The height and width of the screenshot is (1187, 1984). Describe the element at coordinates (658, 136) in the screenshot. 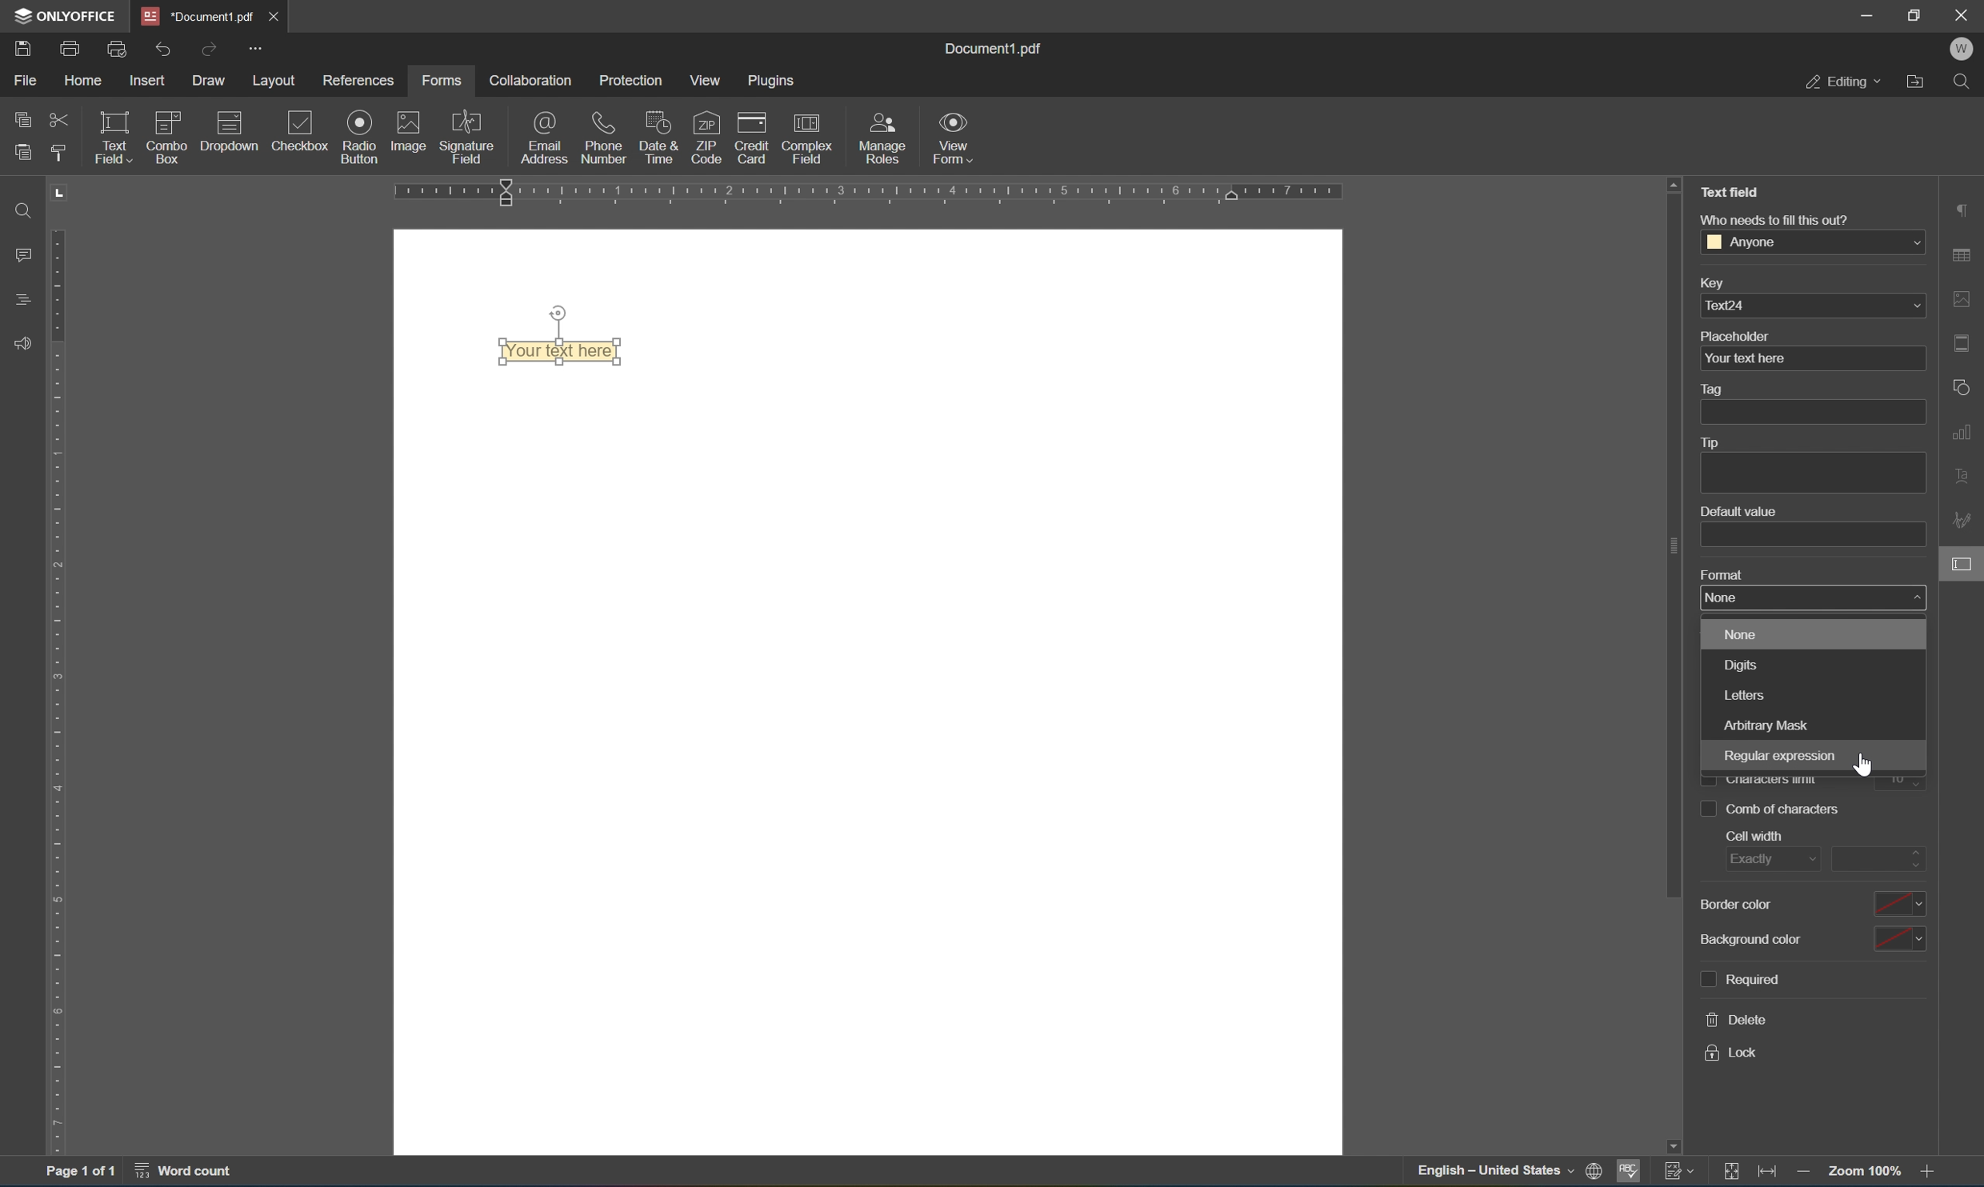

I see `date and time` at that location.